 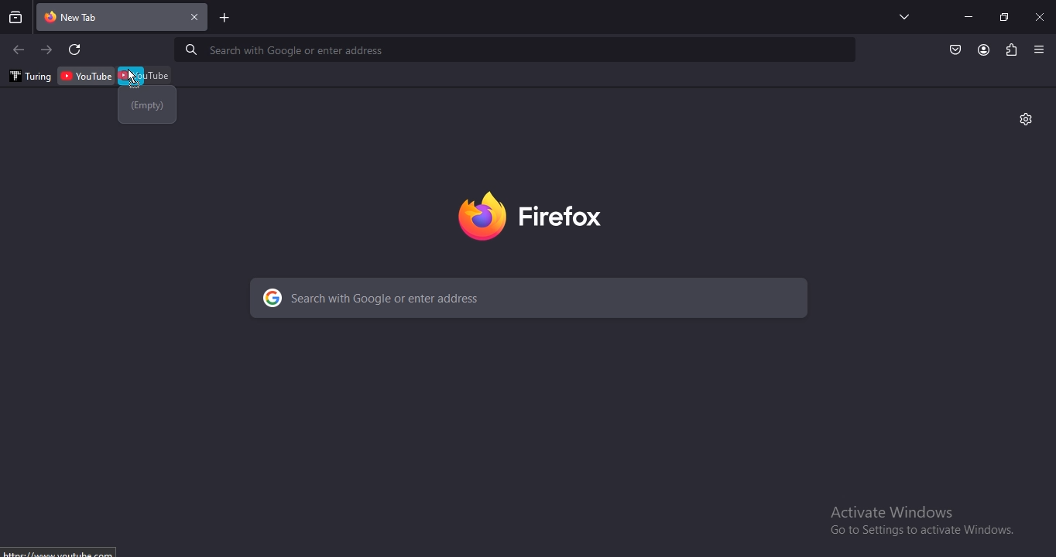 What do you see at coordinates (1041, 16) in the screenshot?
I see `close` at bounding box center [1041, 16].